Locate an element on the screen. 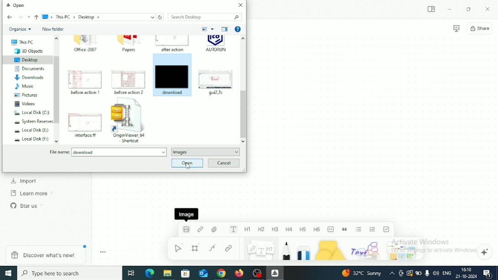  Date is located at coordinates (467, 276).